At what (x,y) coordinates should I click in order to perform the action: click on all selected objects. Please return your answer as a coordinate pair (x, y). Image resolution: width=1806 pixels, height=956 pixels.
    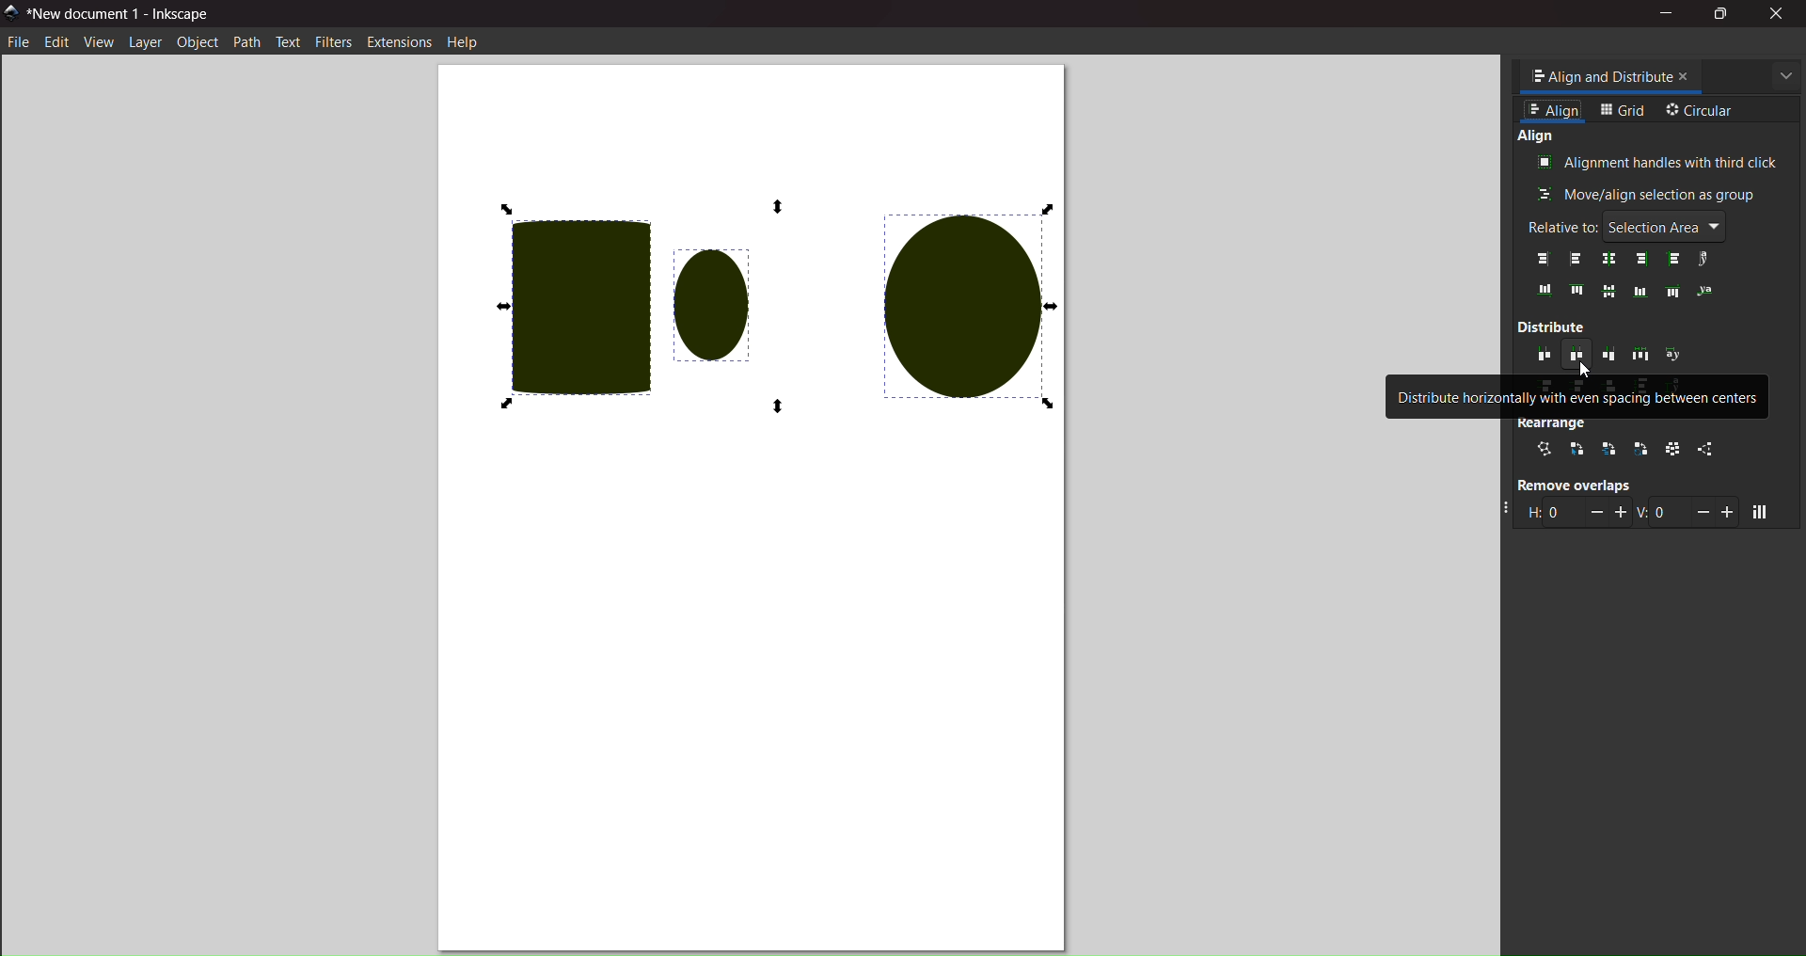
    Looking at the image, I should click on (768, 298).